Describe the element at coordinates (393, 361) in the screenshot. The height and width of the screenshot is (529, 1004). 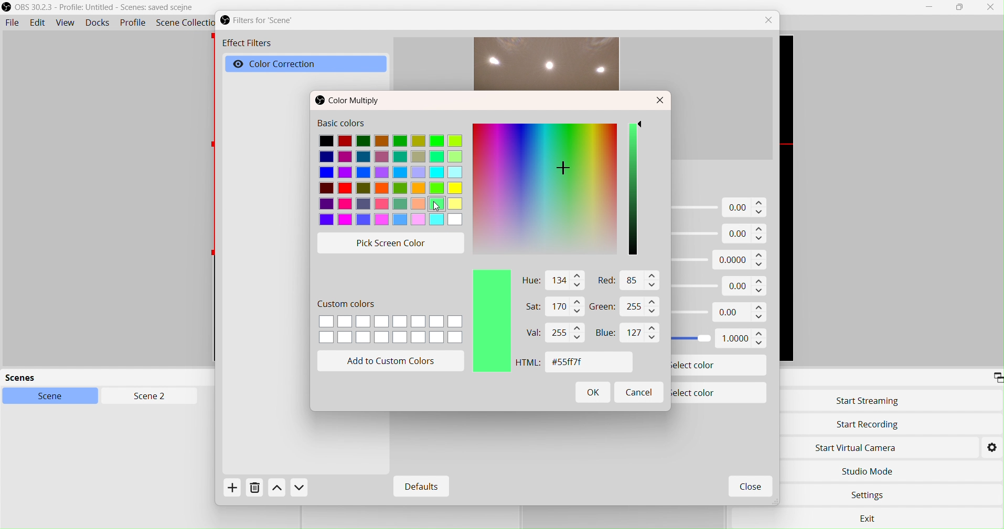
I see `Add to Custom Colors` at that location.